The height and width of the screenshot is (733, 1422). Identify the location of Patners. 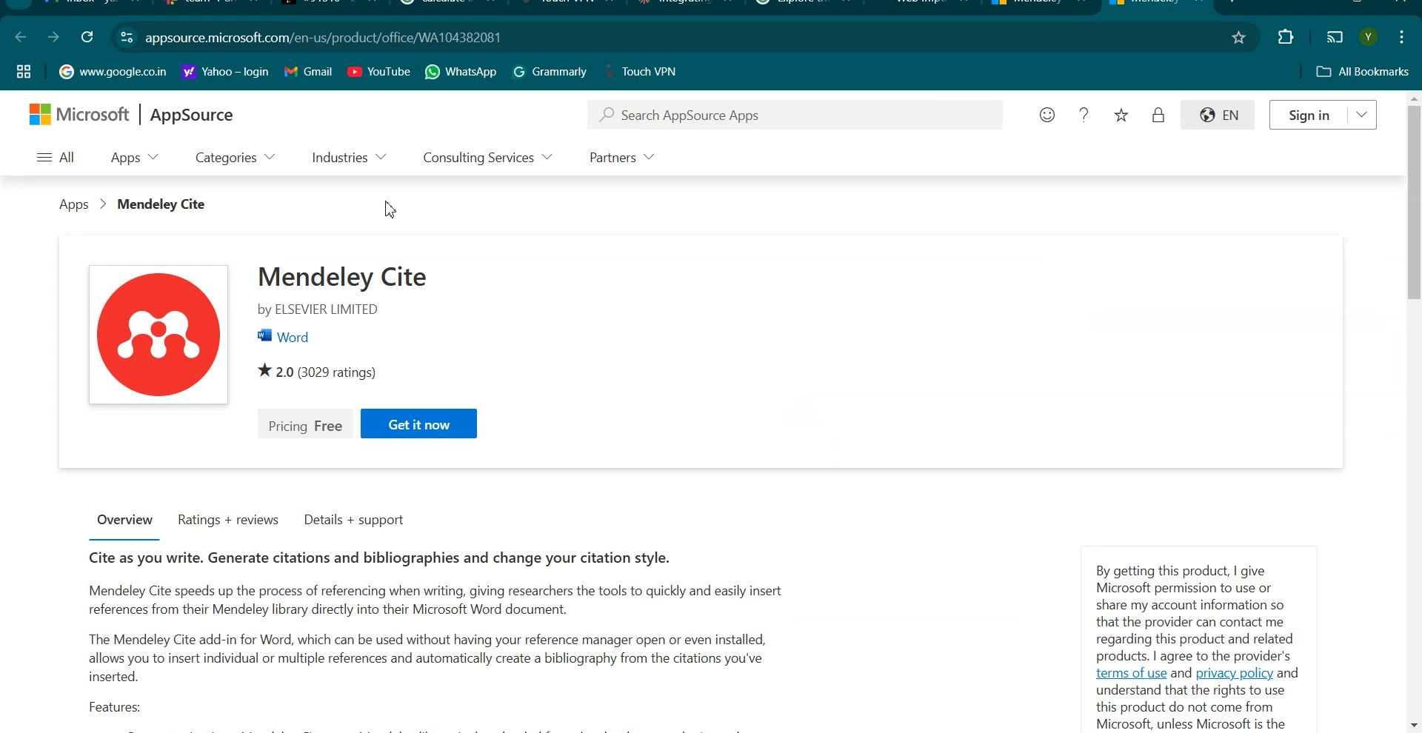
(620, 158).